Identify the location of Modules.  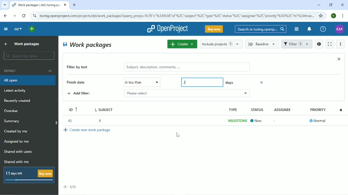
(296, 29).